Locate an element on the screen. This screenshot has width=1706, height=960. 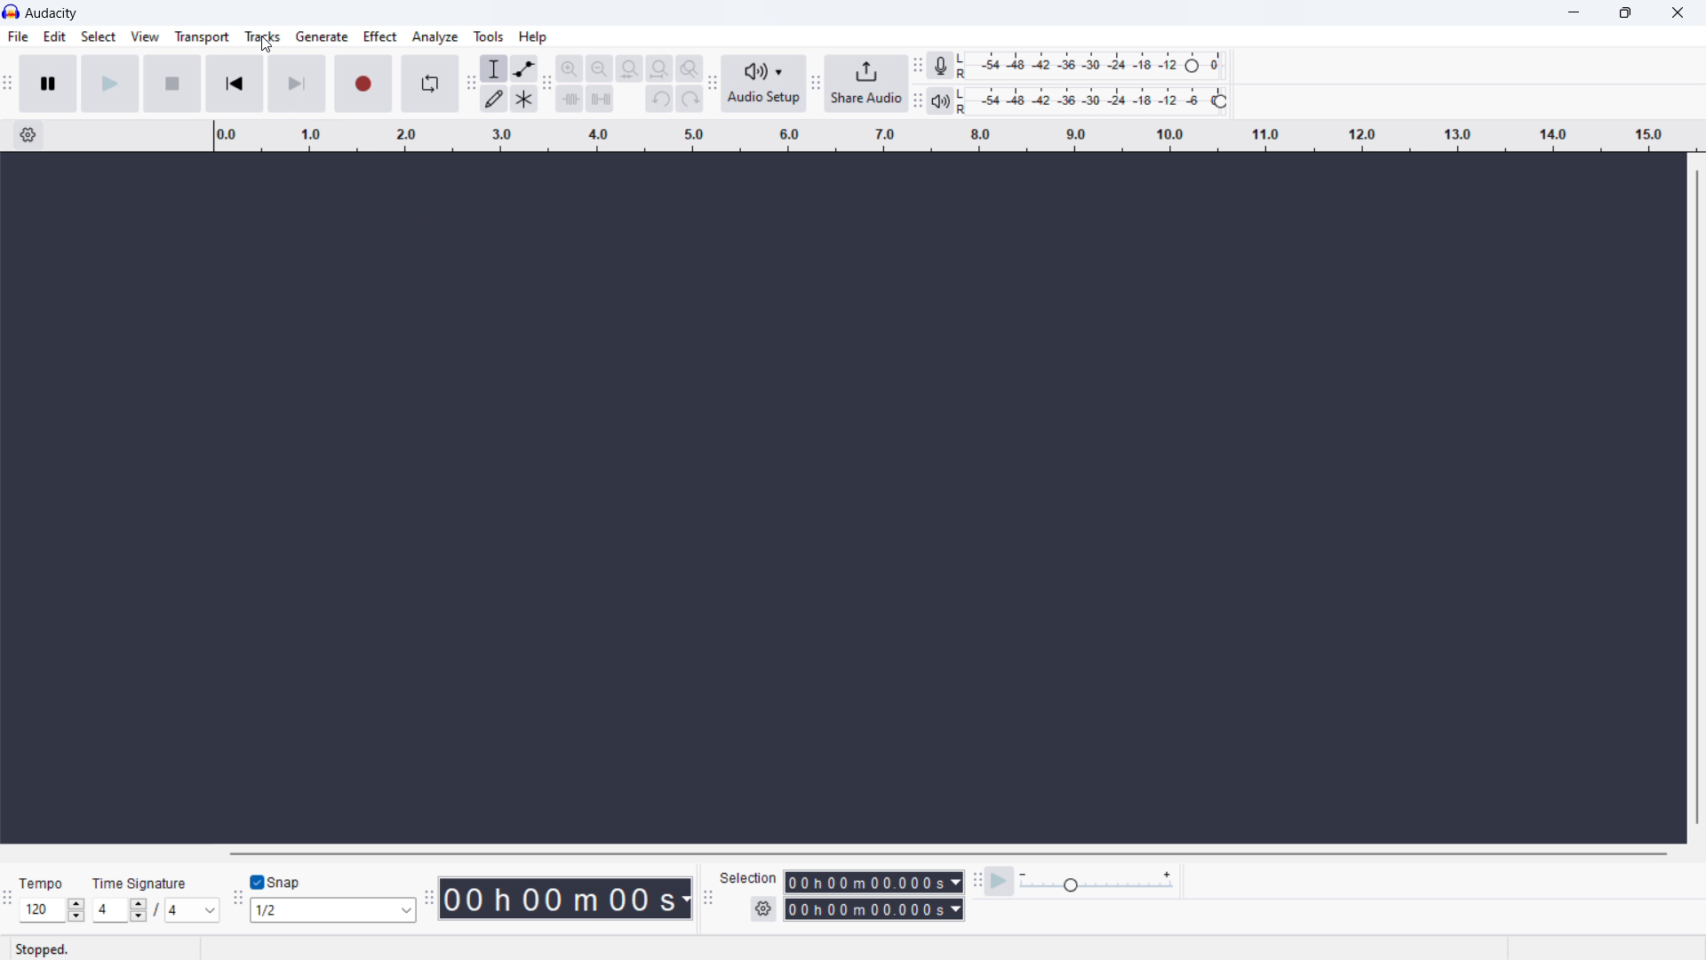
pause is located at coordinates (47, 83).